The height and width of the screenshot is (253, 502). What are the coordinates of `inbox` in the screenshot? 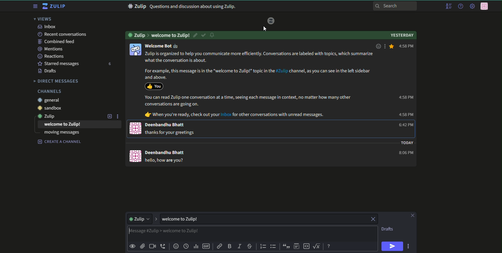 It's located at (47, 27).